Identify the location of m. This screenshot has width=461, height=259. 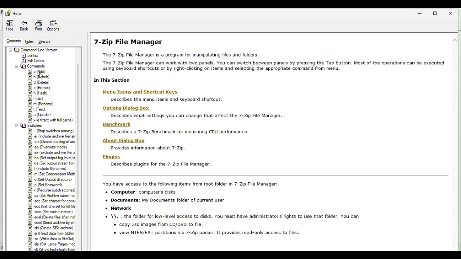
(42, 104).